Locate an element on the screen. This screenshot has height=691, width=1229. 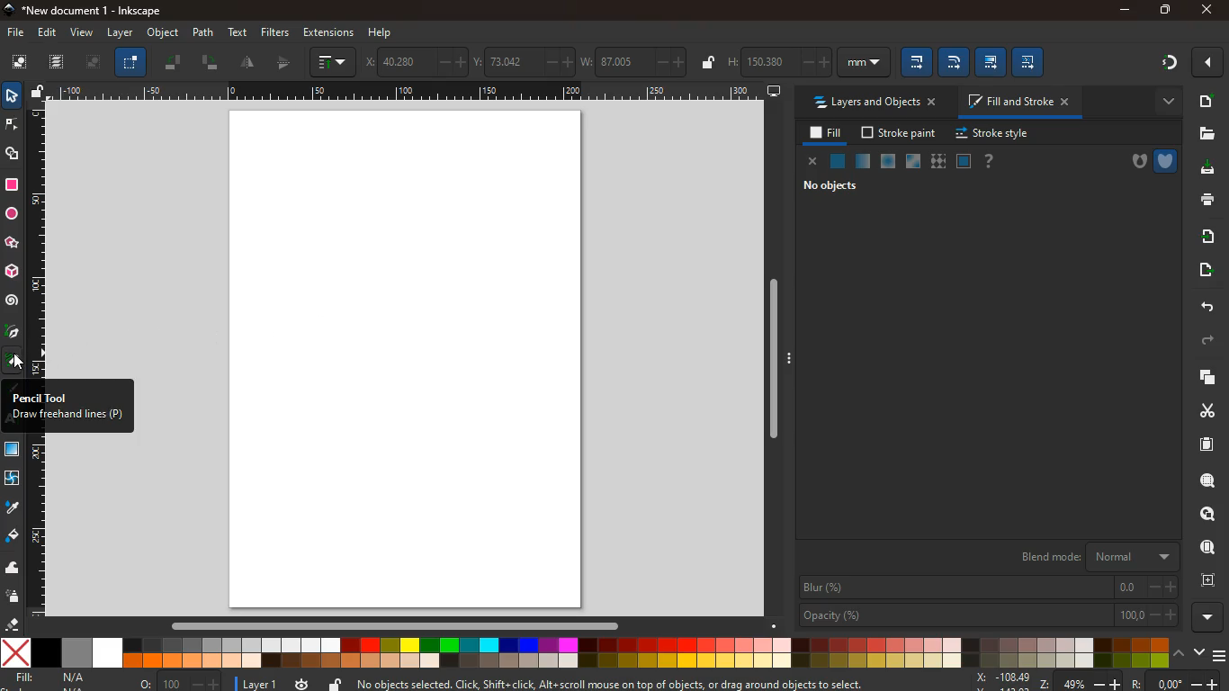
send is located at coordinates (1208, 272).